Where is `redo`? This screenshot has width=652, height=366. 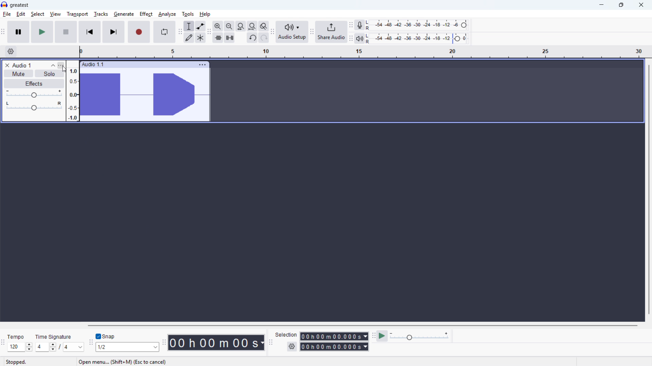
redo is located at coordinates (264, 38).